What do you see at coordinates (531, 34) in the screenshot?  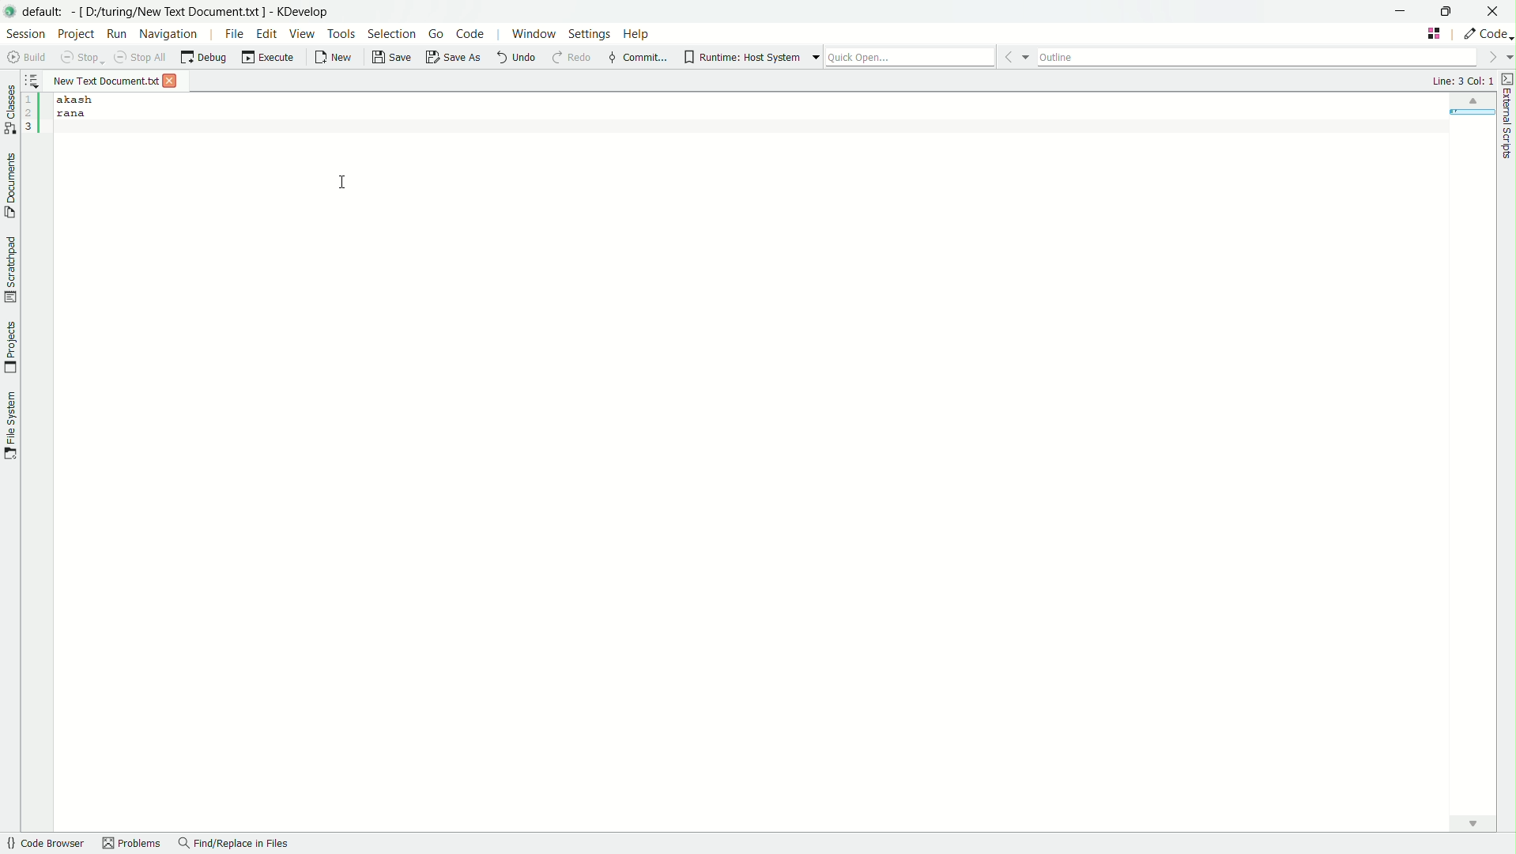 I see `window menu` at bounding box center [531, 34].